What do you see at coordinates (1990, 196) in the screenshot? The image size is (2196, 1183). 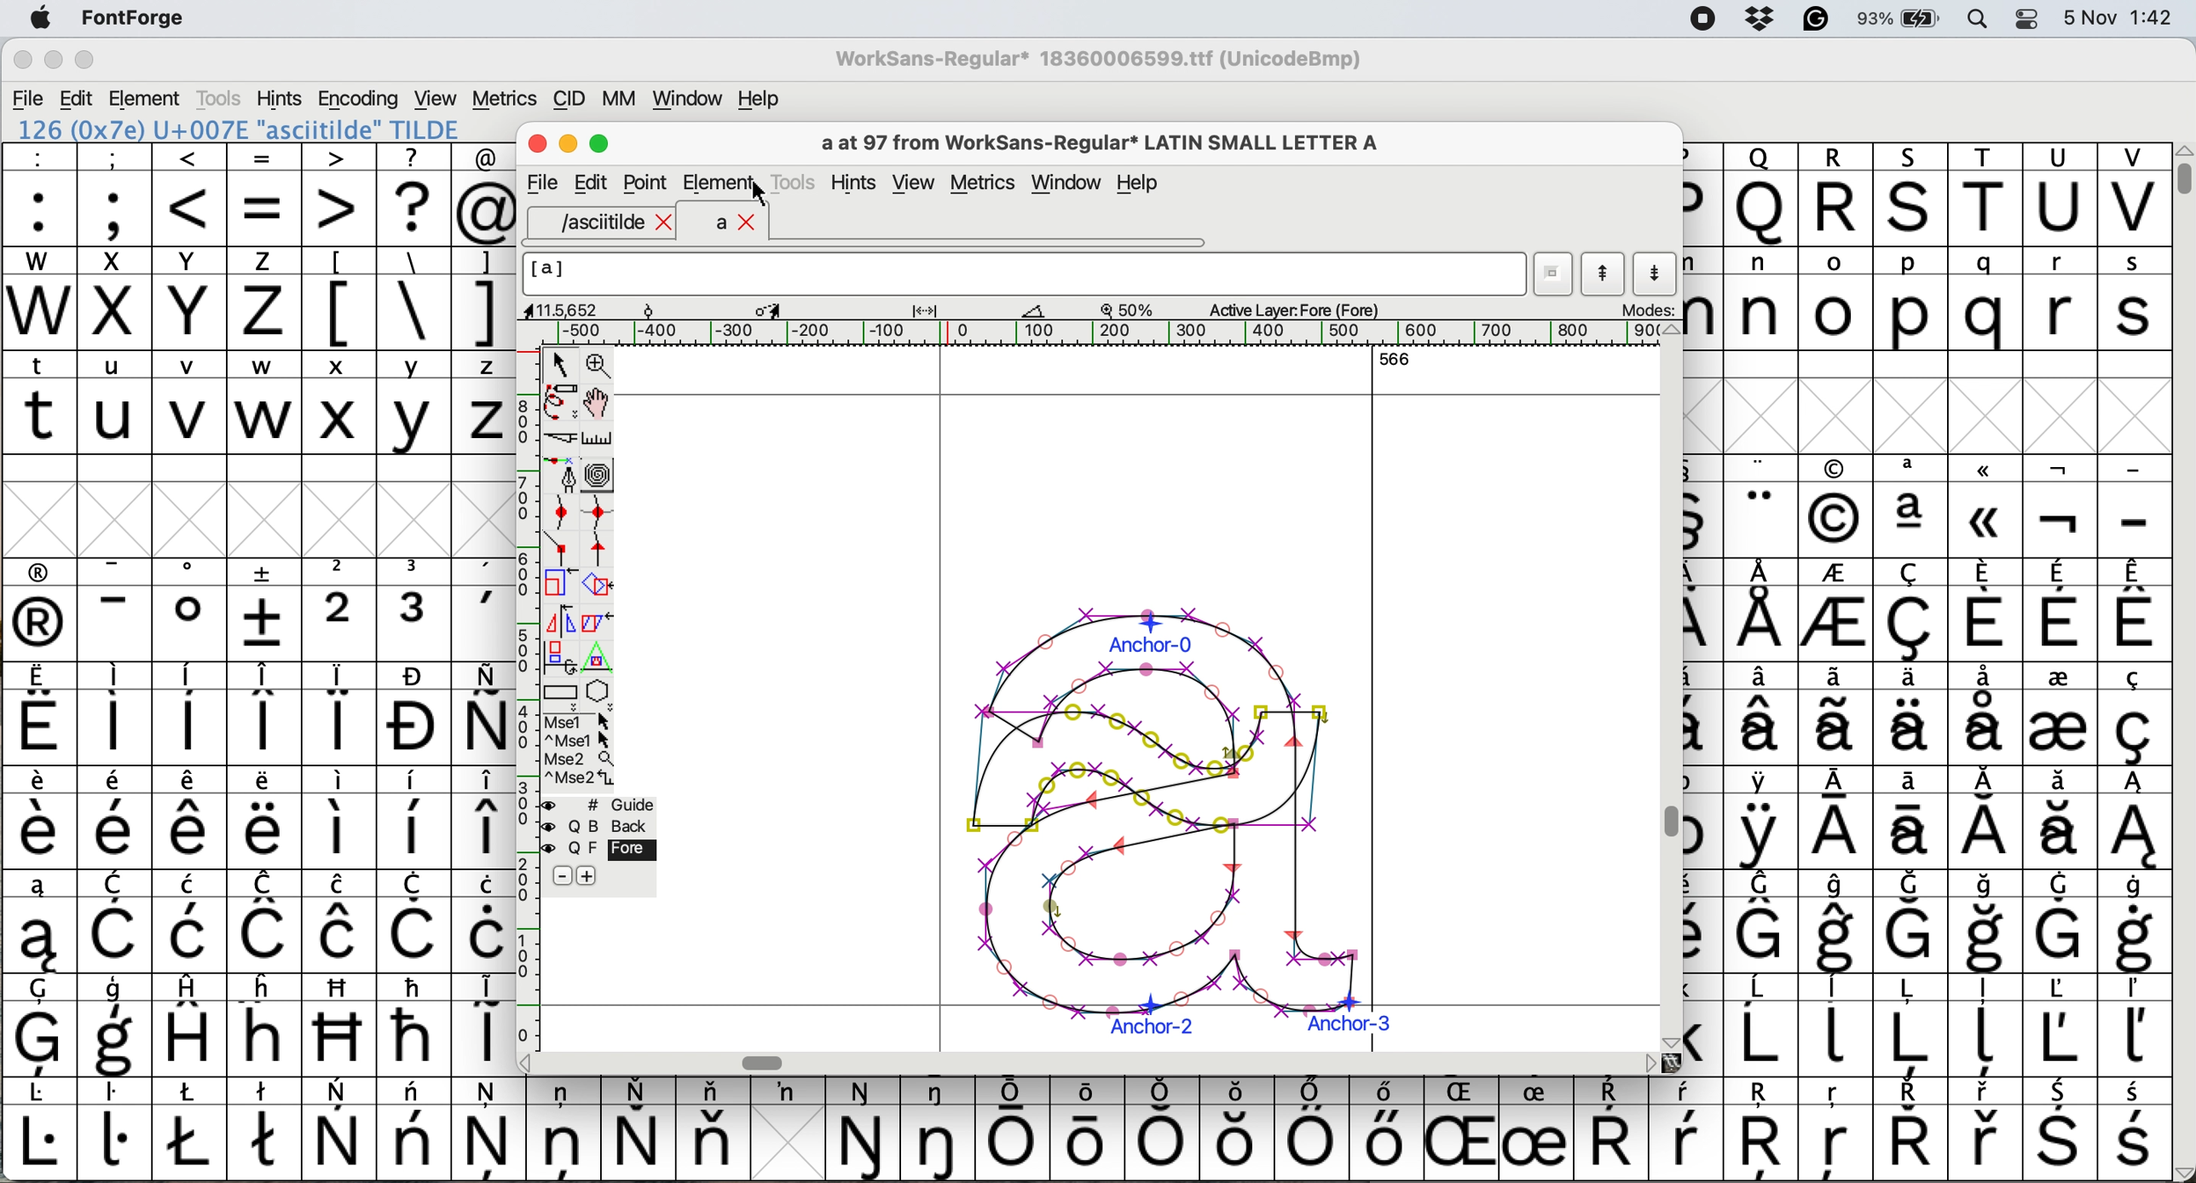 I see `T` at bounding box center [1990, 196].